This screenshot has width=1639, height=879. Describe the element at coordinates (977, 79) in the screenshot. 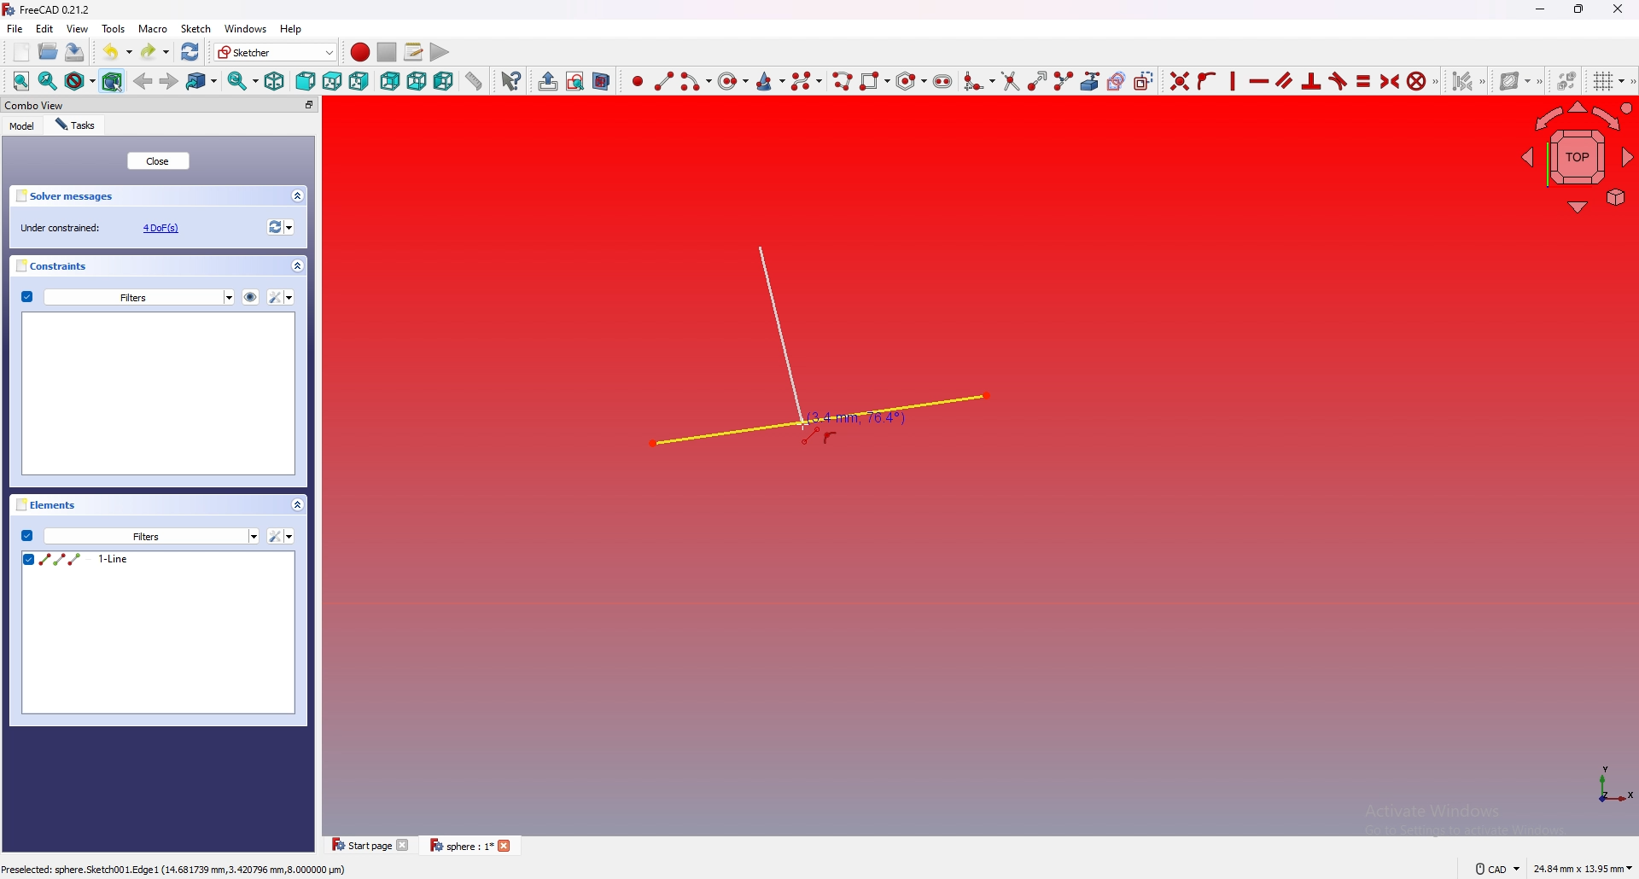

I see `Create fillet` at that location.